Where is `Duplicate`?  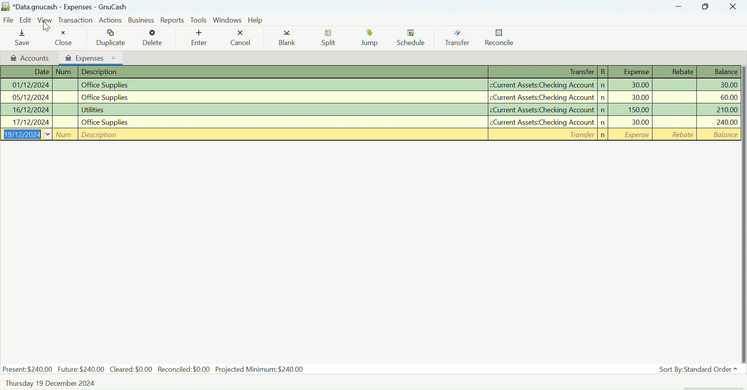 Duplicate is located at coordinates (112, 38).